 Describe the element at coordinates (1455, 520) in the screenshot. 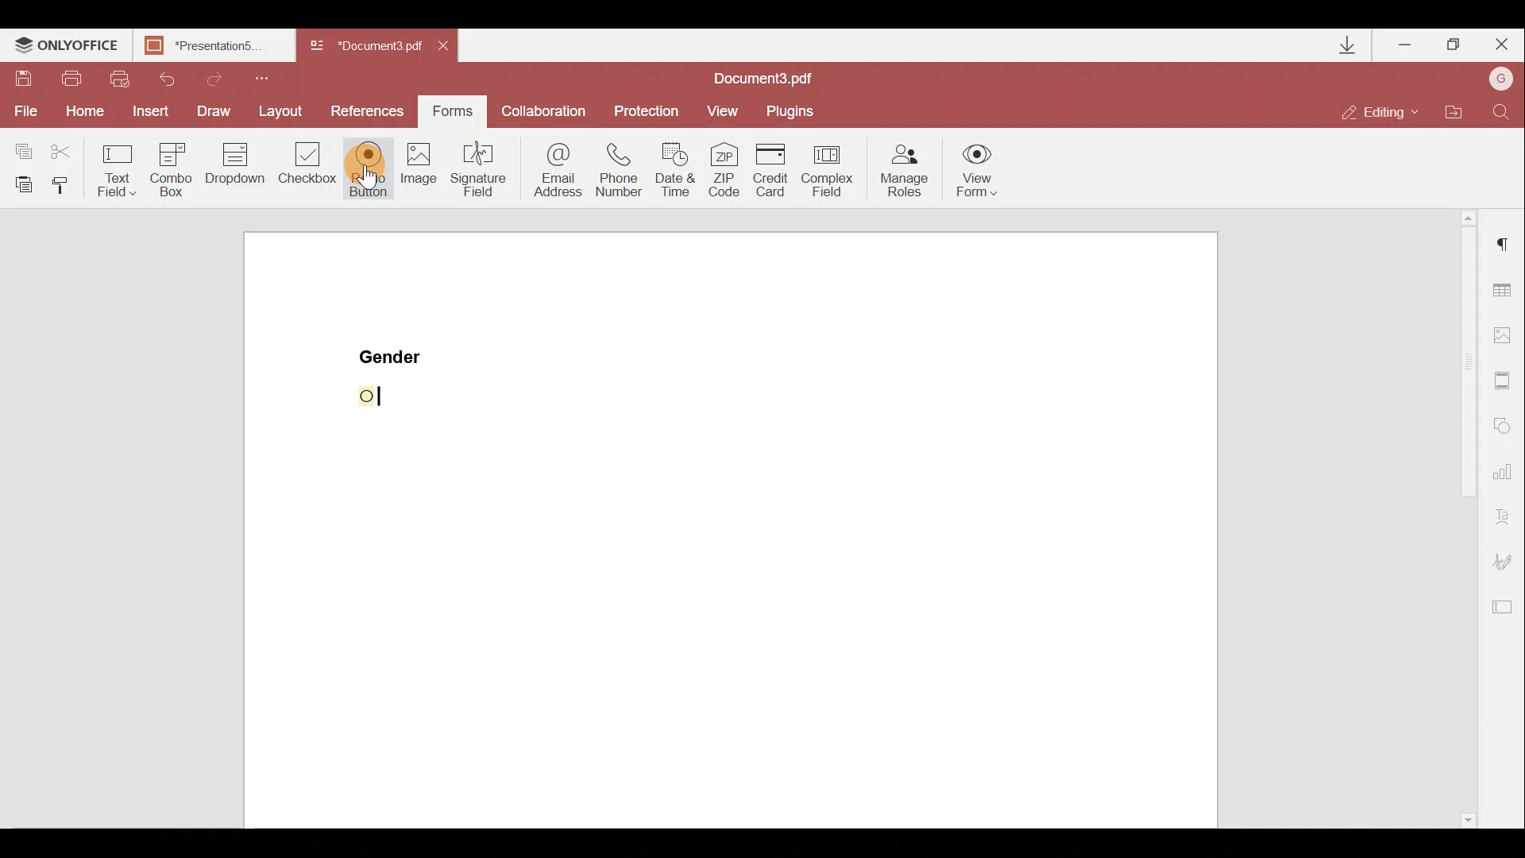

I see `Scroll bar` at that location.